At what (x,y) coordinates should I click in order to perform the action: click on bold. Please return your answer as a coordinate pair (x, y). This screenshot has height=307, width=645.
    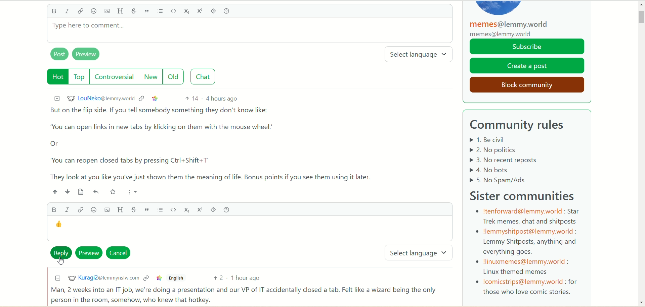
    Looking at the image, I should click on (54, 209).